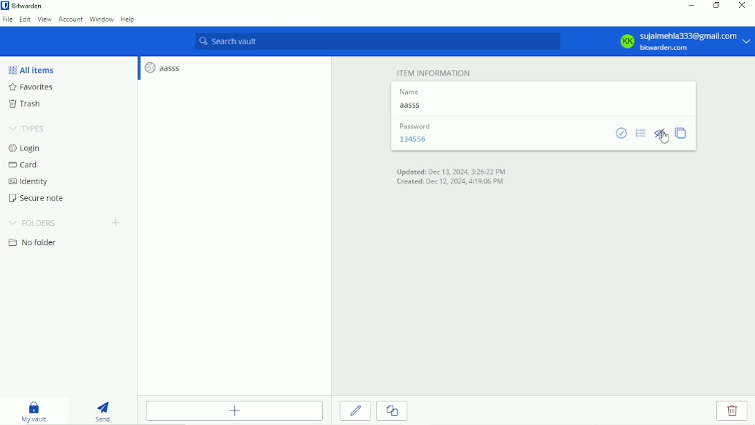 This screenshot has height=425, width=755. I want to click on Types, so click(27, 128).